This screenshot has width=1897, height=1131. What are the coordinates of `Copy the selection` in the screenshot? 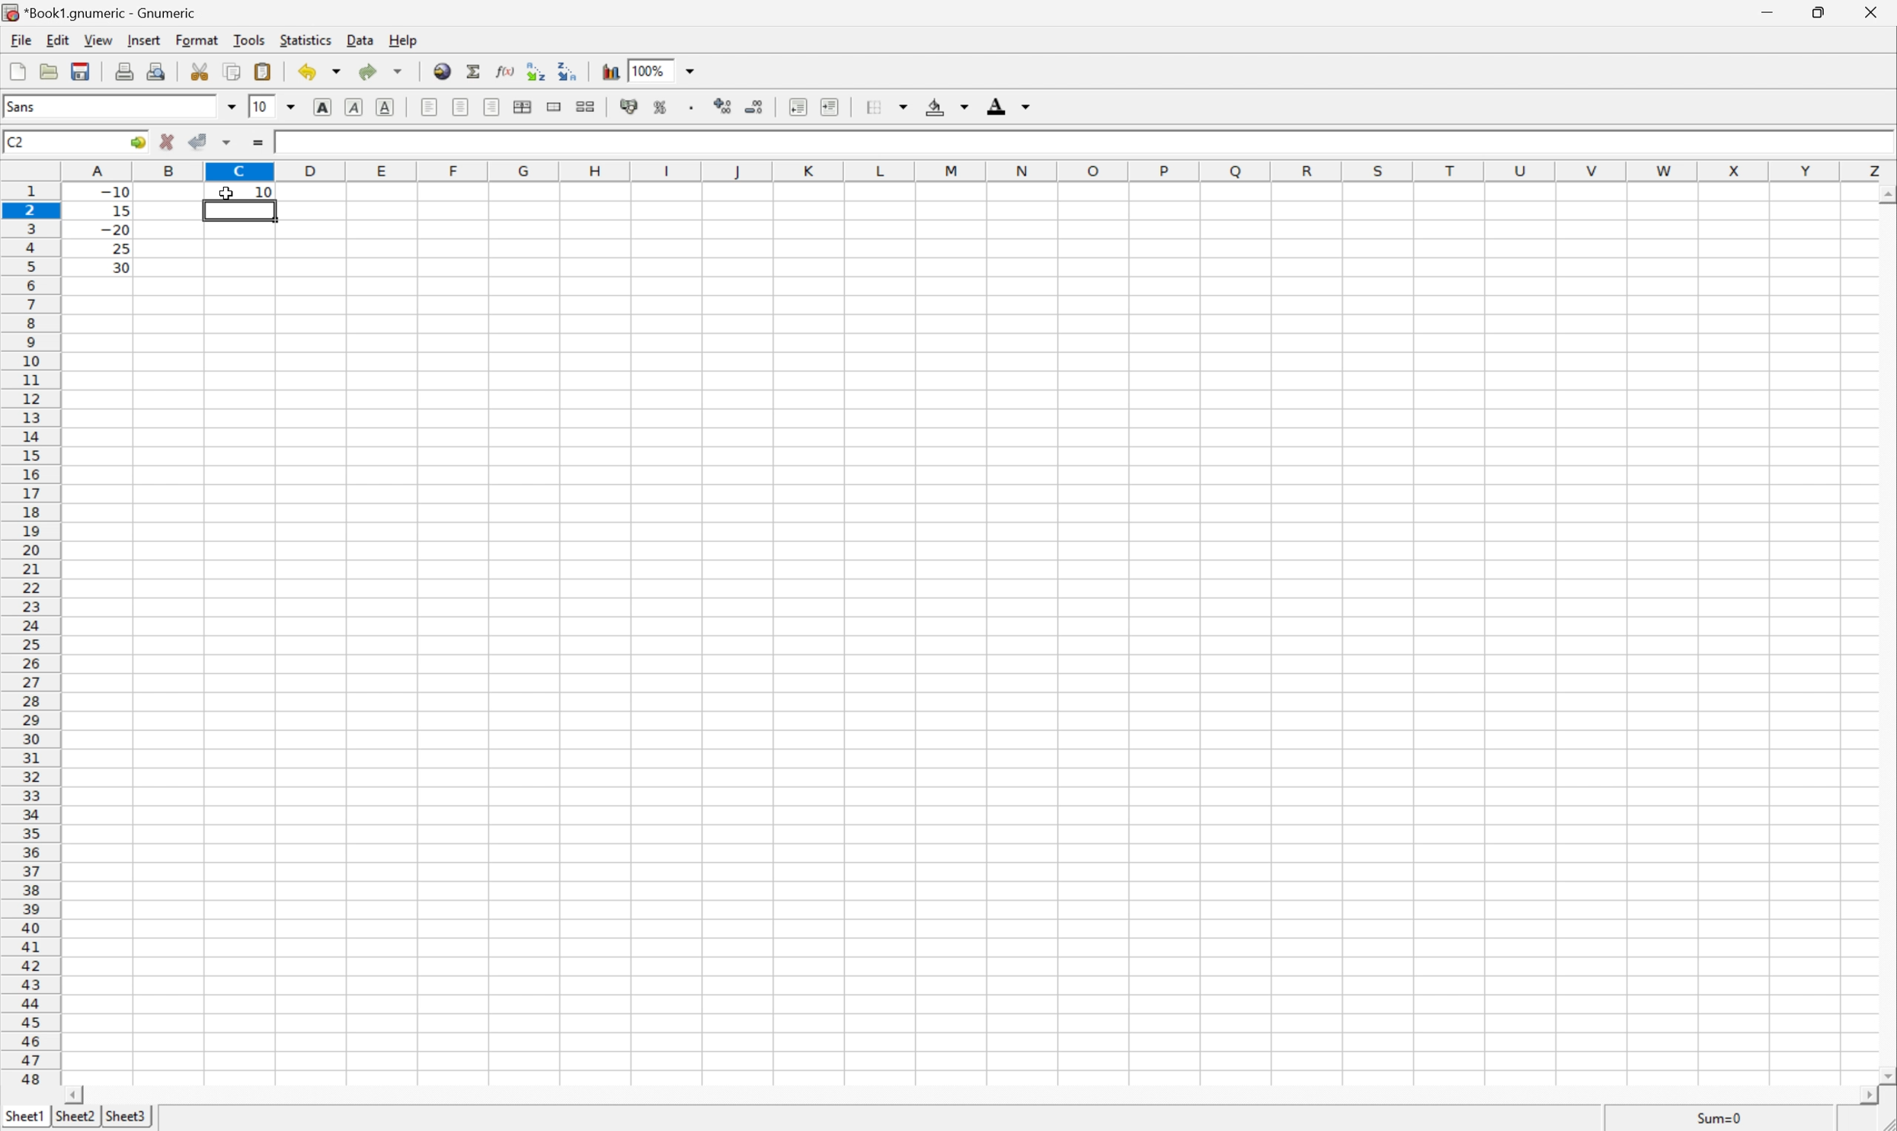 It's located at (205, 66).